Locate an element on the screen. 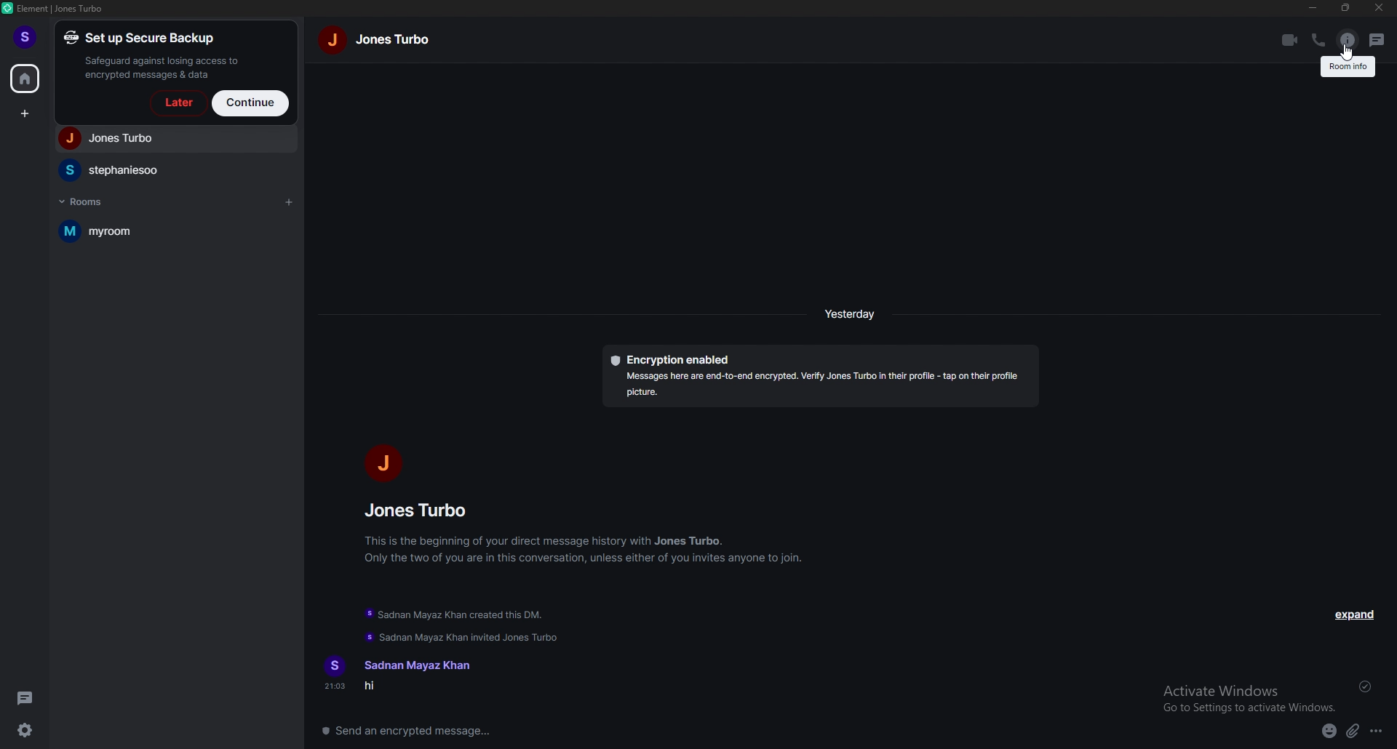 This screenshot has width=1397, height=749. create space is located at coordinates (27, 114).